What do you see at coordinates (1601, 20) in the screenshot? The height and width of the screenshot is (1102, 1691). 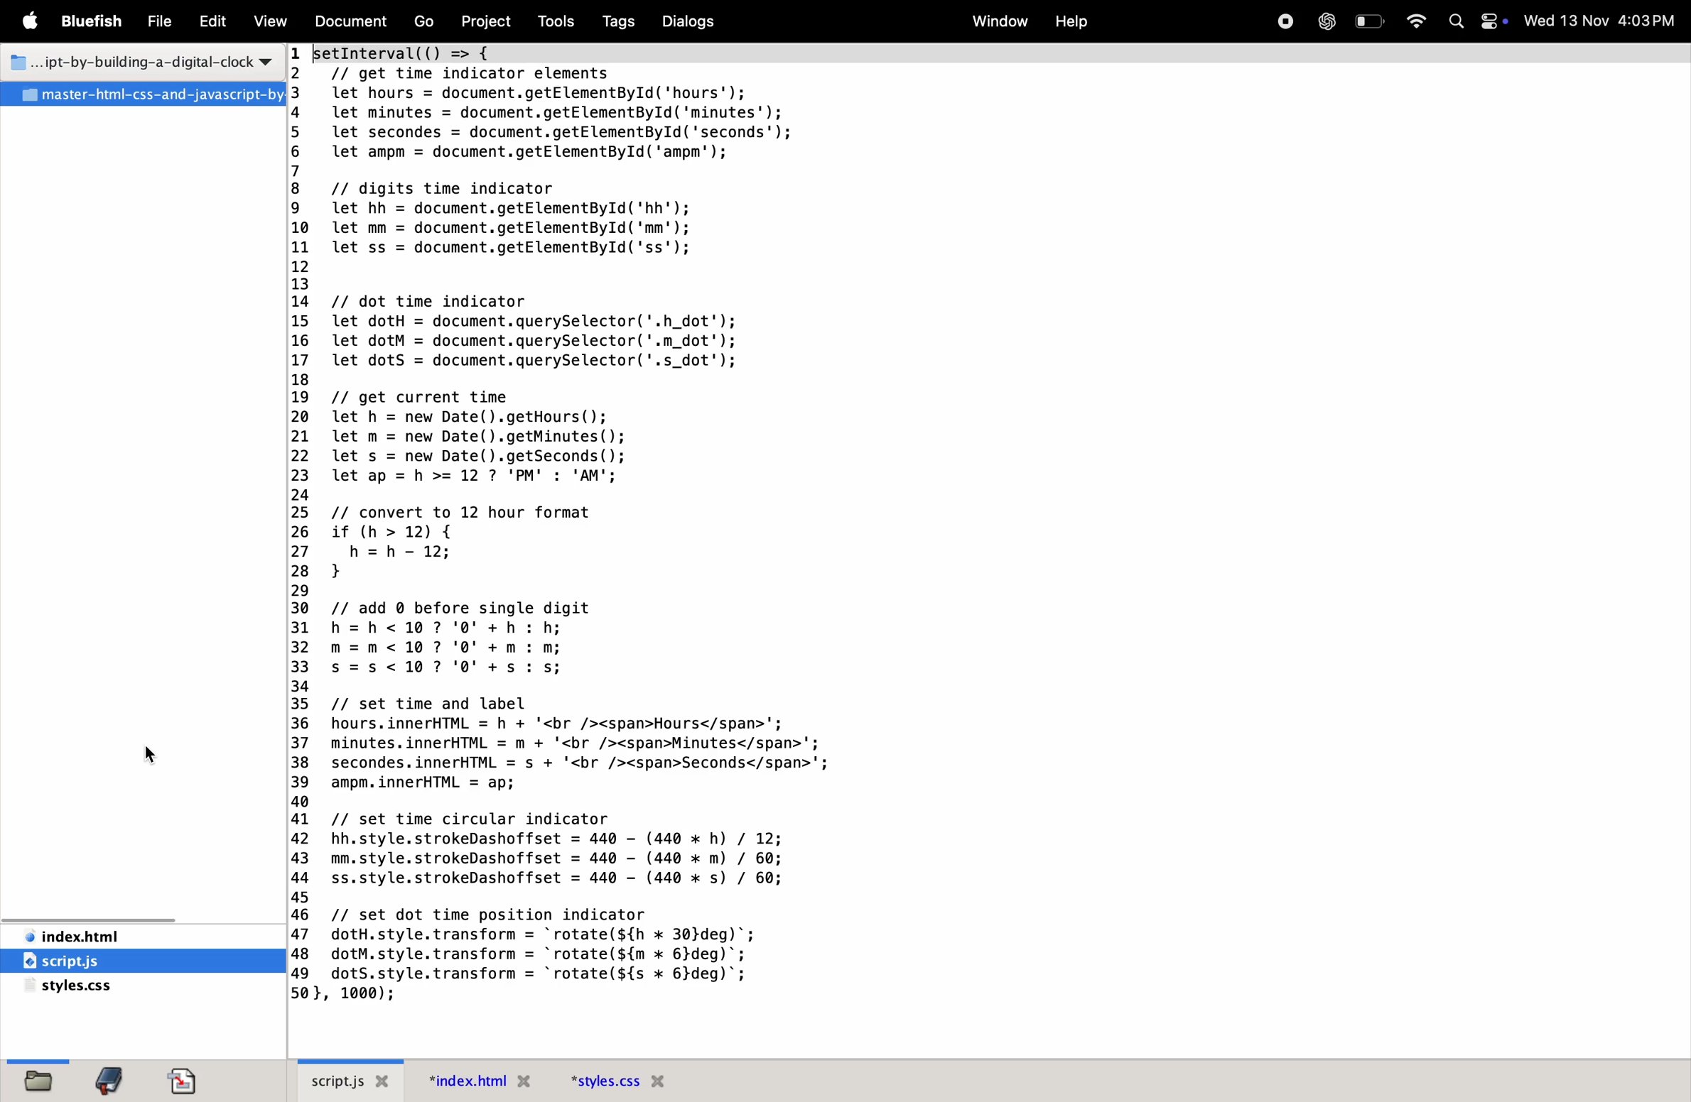 I see `time and date` at bounding box center [1601, 20].